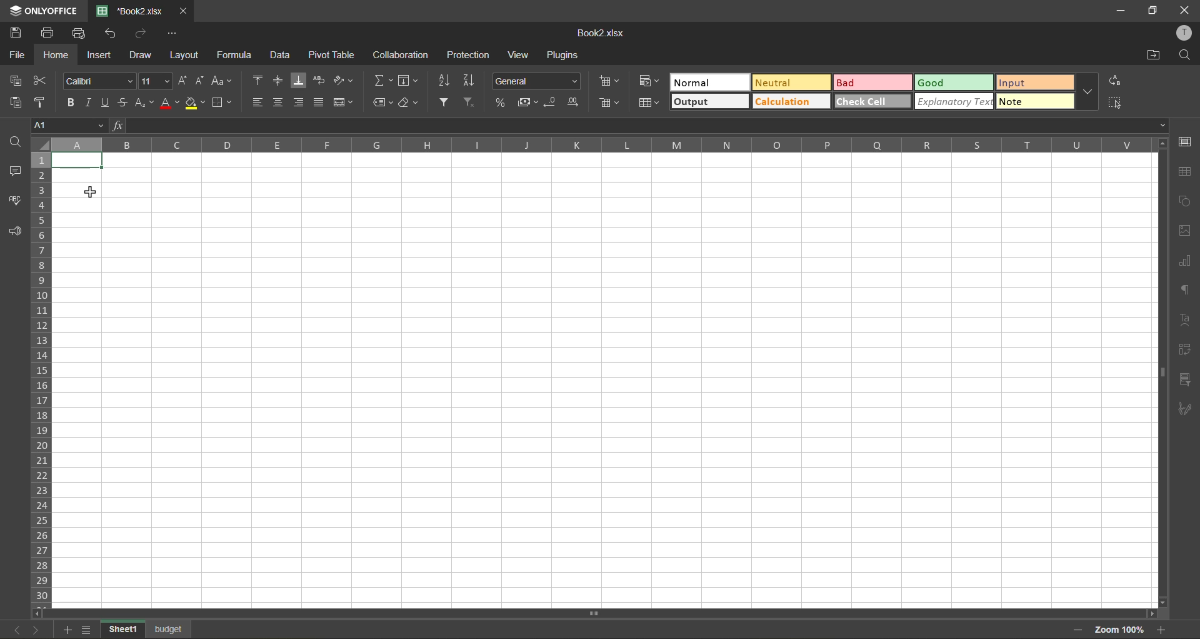 The width and height of the screenshot is (1200, 639). Describe the element at coordinates (89, 100) in the screenshot. I see `italic` at that location.